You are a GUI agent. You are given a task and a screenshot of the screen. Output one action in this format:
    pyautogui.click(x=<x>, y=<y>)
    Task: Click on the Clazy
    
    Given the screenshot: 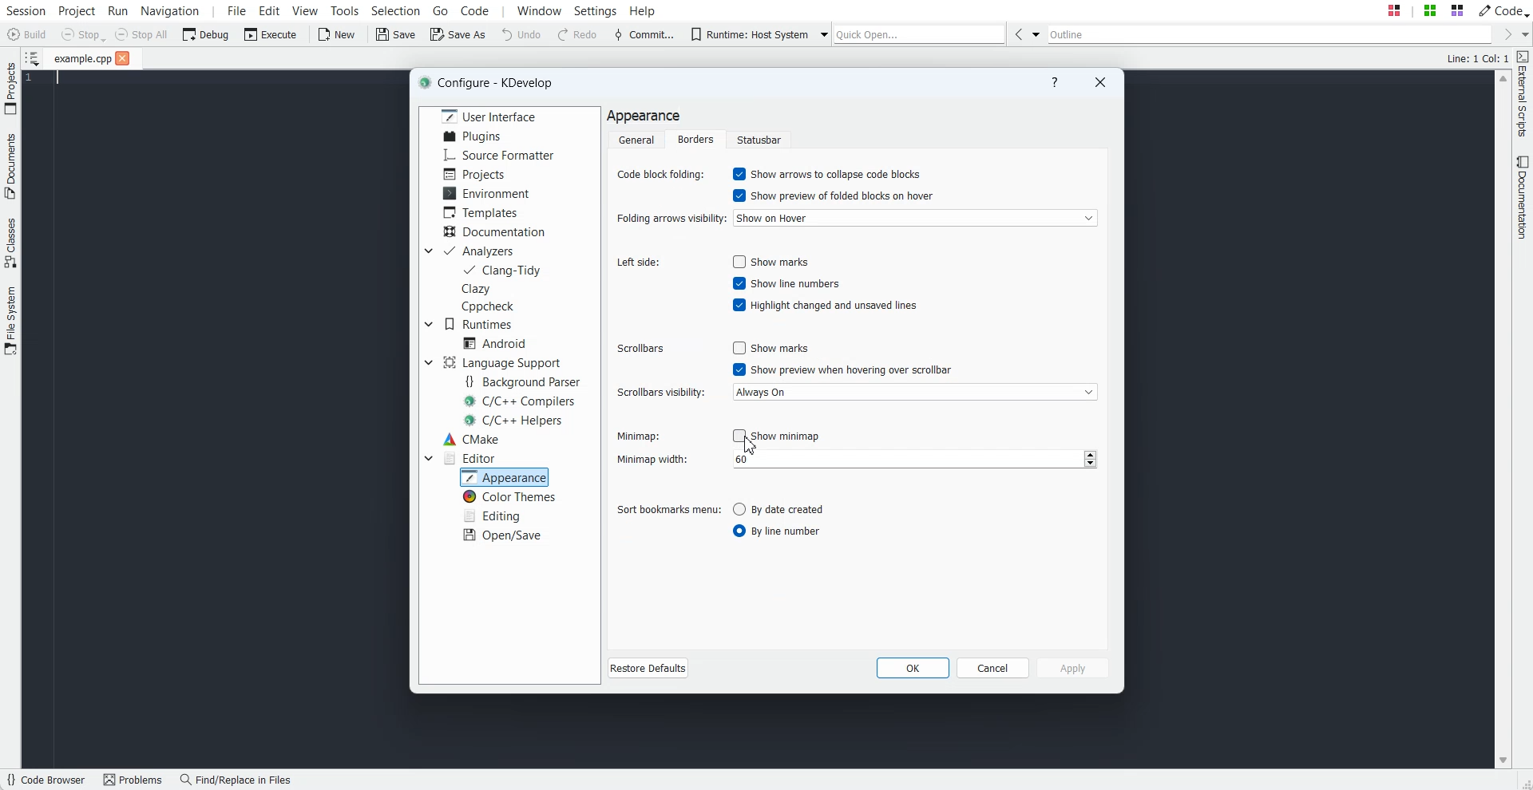 What is the action you would take?
    pyautogui.click(x=477, y=289)
    